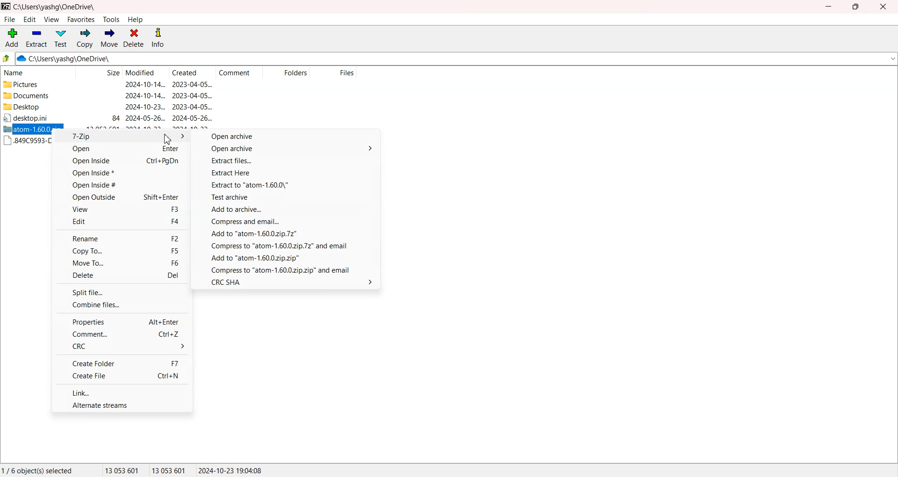 This screenshot has width=898, height=477. I want to click on Link, so click(123, 392).